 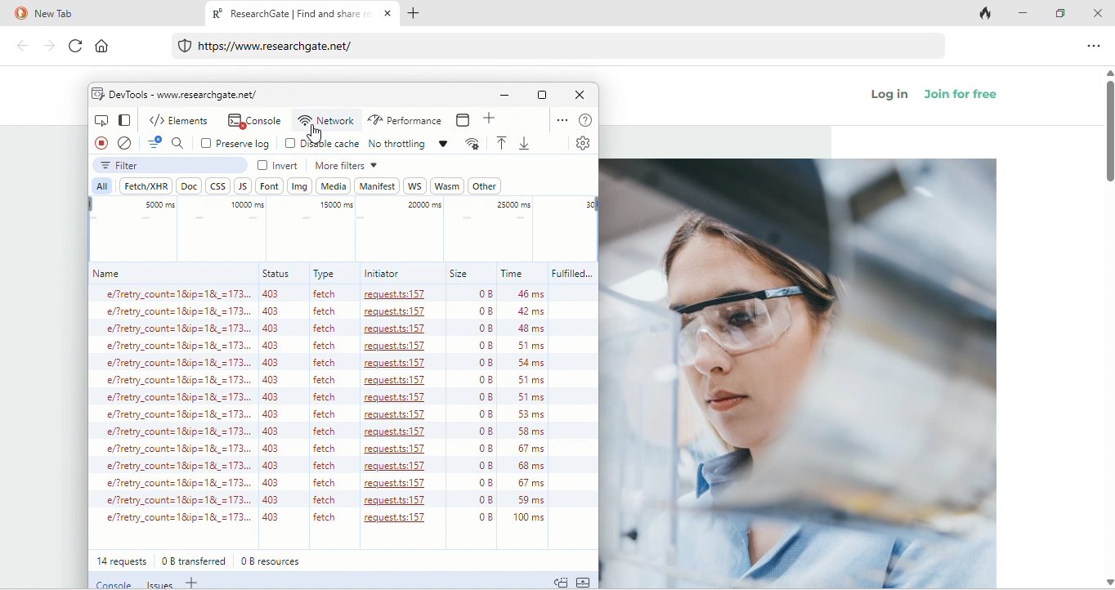 I want to click on search, so click(x=181, y=142).